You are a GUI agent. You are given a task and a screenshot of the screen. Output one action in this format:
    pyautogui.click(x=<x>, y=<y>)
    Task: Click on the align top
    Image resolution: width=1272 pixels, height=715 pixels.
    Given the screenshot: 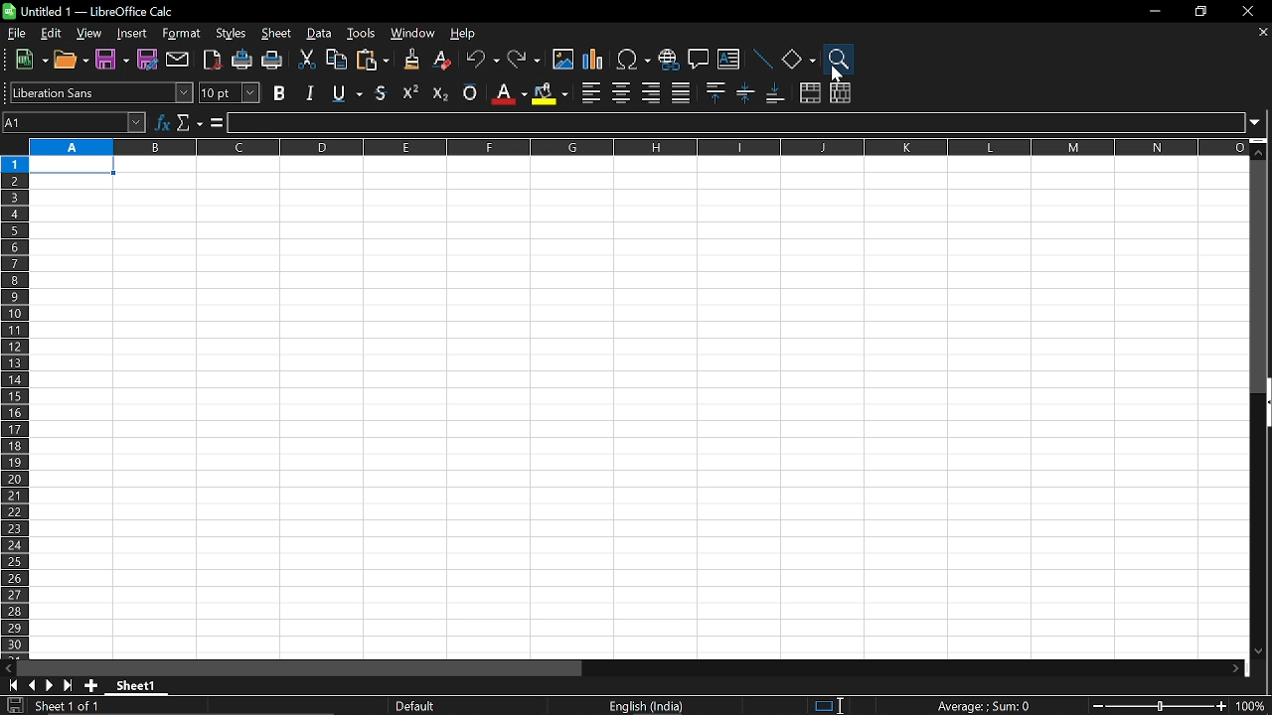 What is the action you would take?
    pyautogui.click(x=714, y=92)
    